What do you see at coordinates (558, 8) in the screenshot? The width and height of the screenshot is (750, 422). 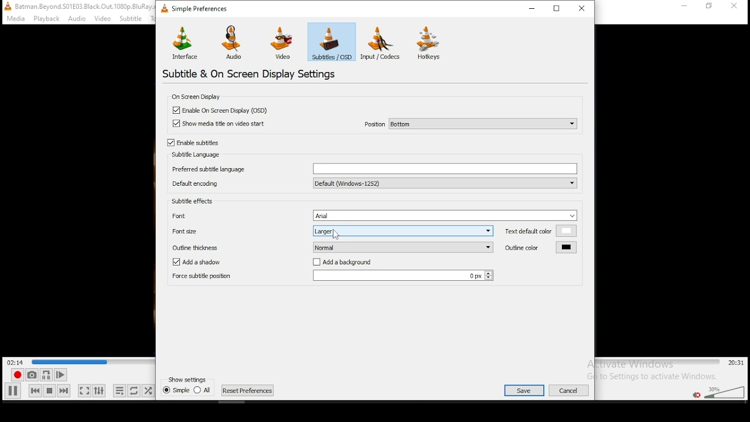 I see `maximize` at bounding box center [558, 8].